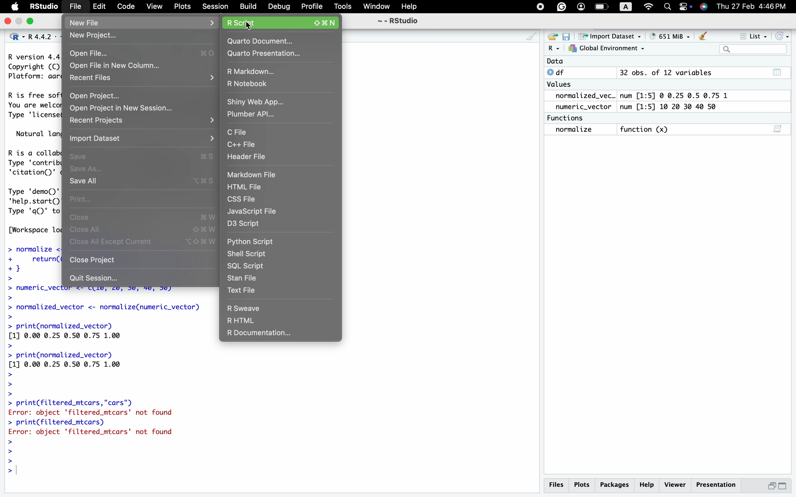 This screenshot has height=497, width=796. I want to click on File, so click(74, 8).